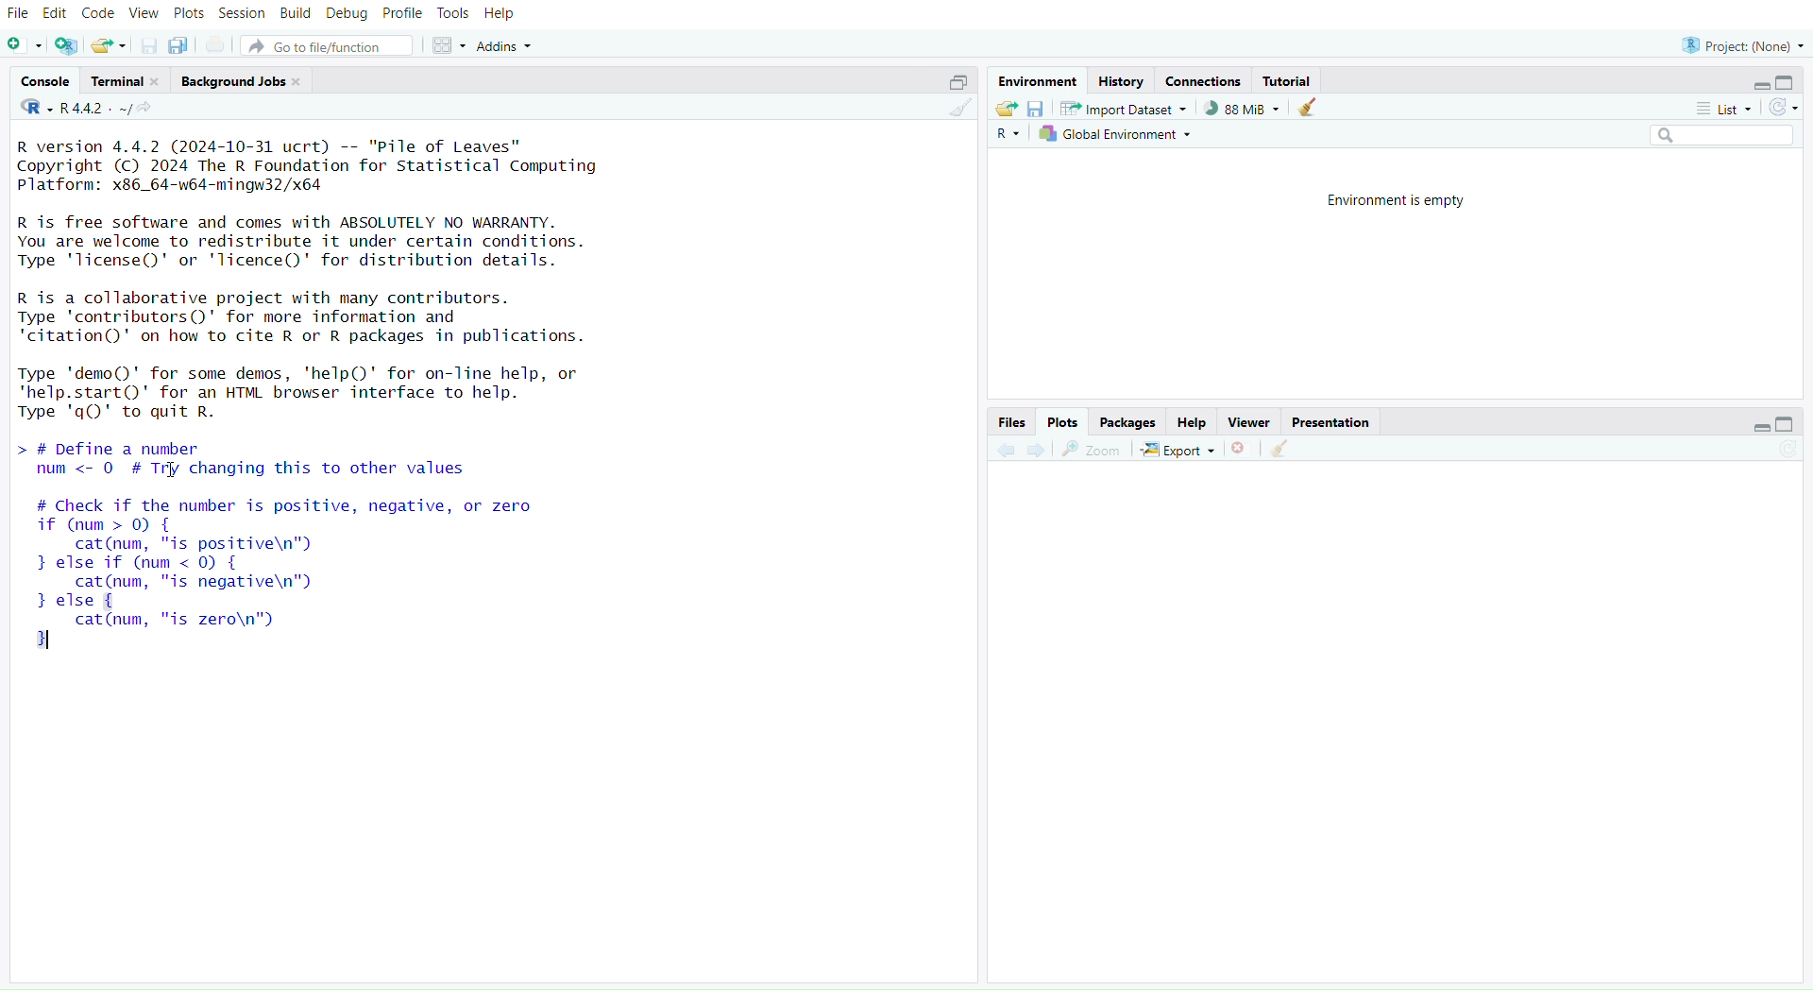 This screenshot has width=1813, height=990. I want to click on environment, so click(1041, 82).